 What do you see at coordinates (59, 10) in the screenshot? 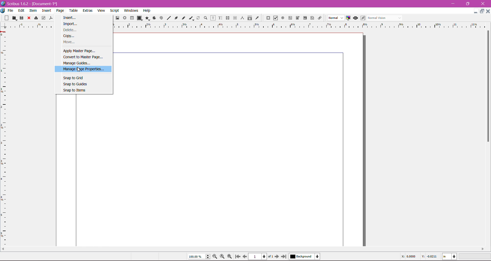
I see `Page` at bounding box center [59, 10].